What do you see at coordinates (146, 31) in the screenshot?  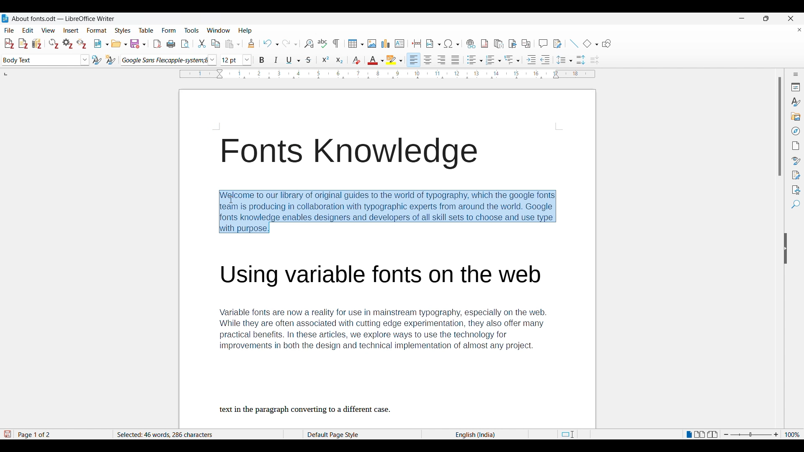 I see `Table menu` at bounding box center [146, 31].